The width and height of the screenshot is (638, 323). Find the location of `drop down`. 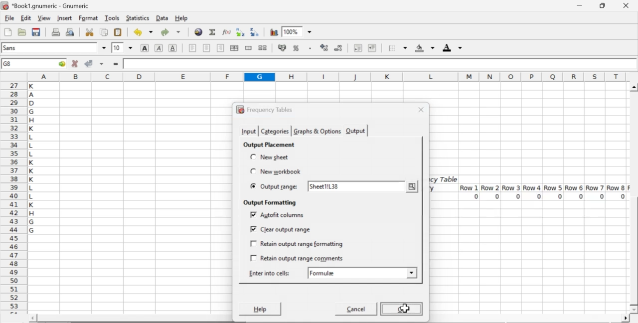

drop down is located at coordinates (105, 48).